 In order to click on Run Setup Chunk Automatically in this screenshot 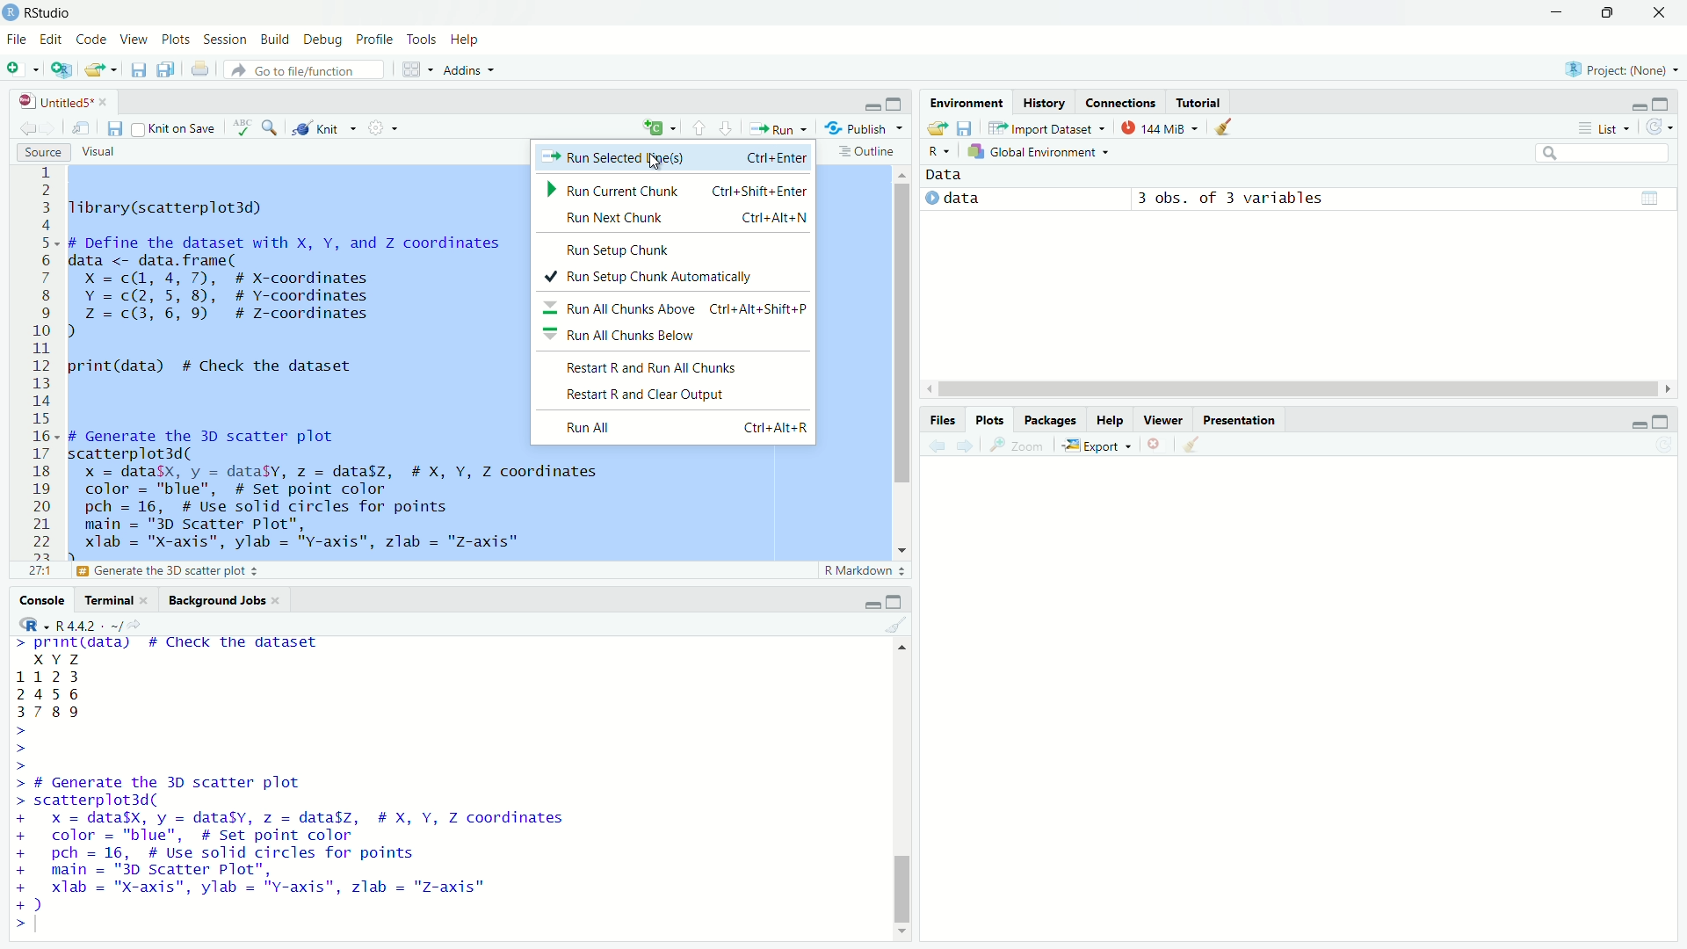, I will do `click(652, 276)`.